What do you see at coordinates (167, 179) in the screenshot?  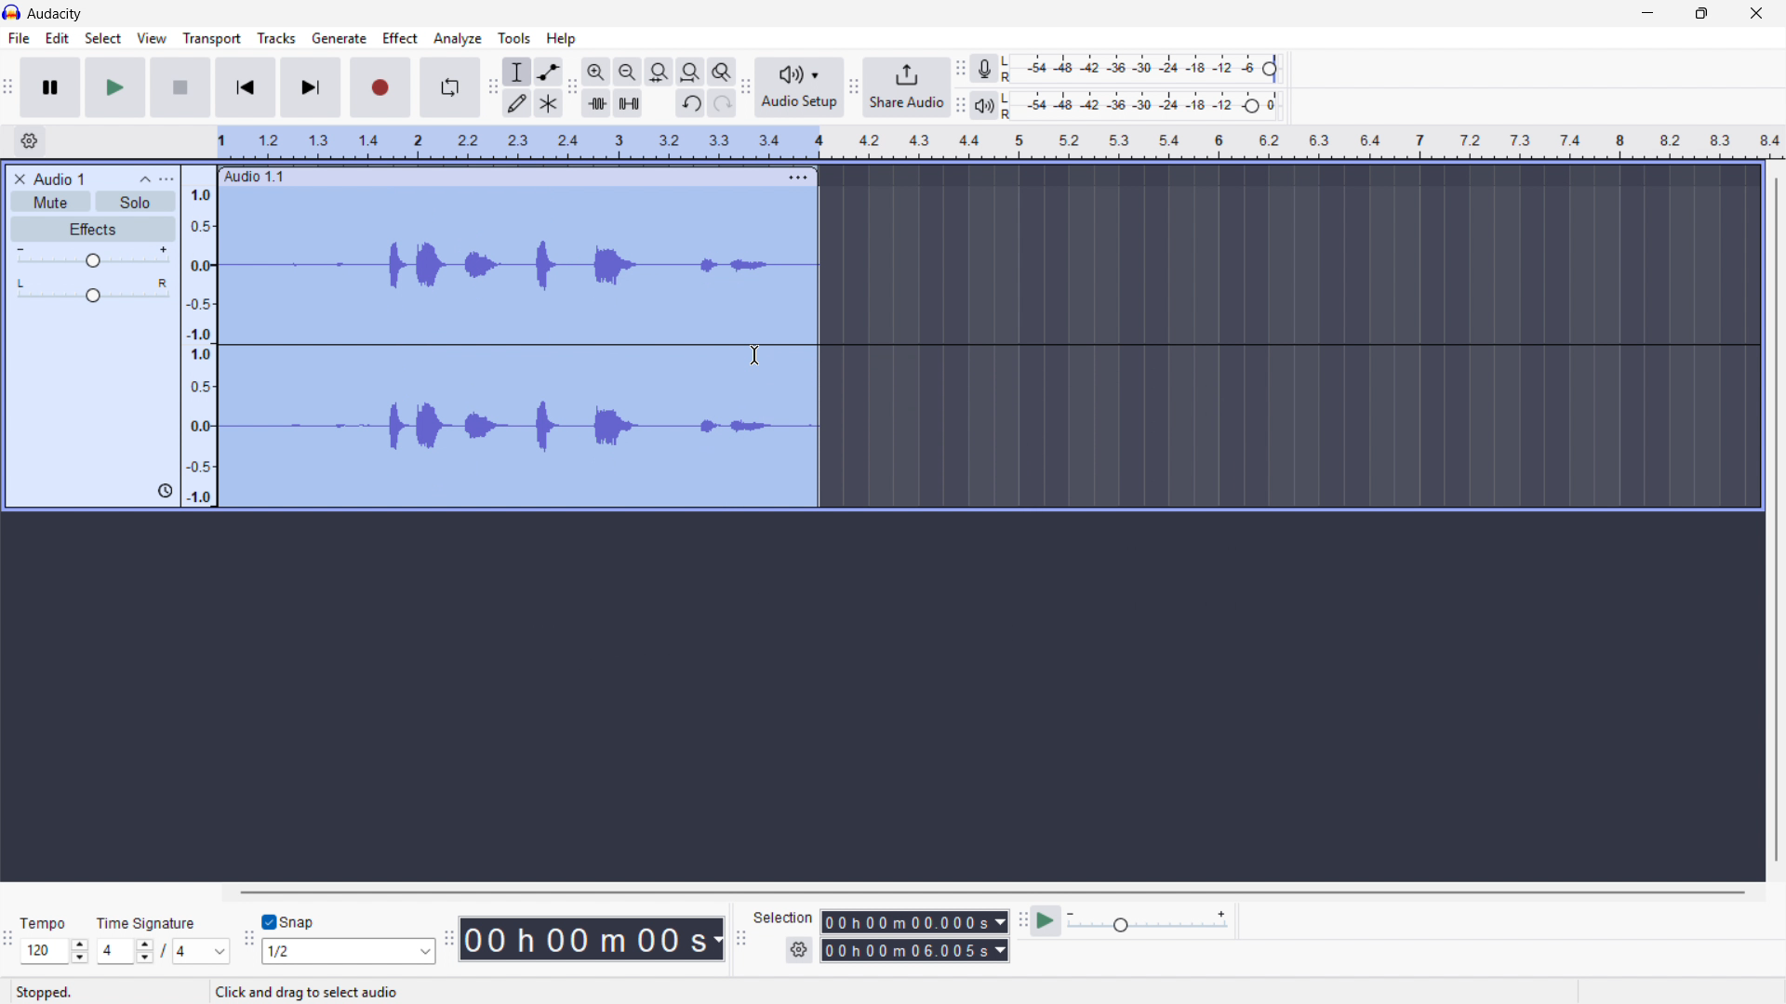 I see `Track control panel menu` at bounding box center [167, 179].